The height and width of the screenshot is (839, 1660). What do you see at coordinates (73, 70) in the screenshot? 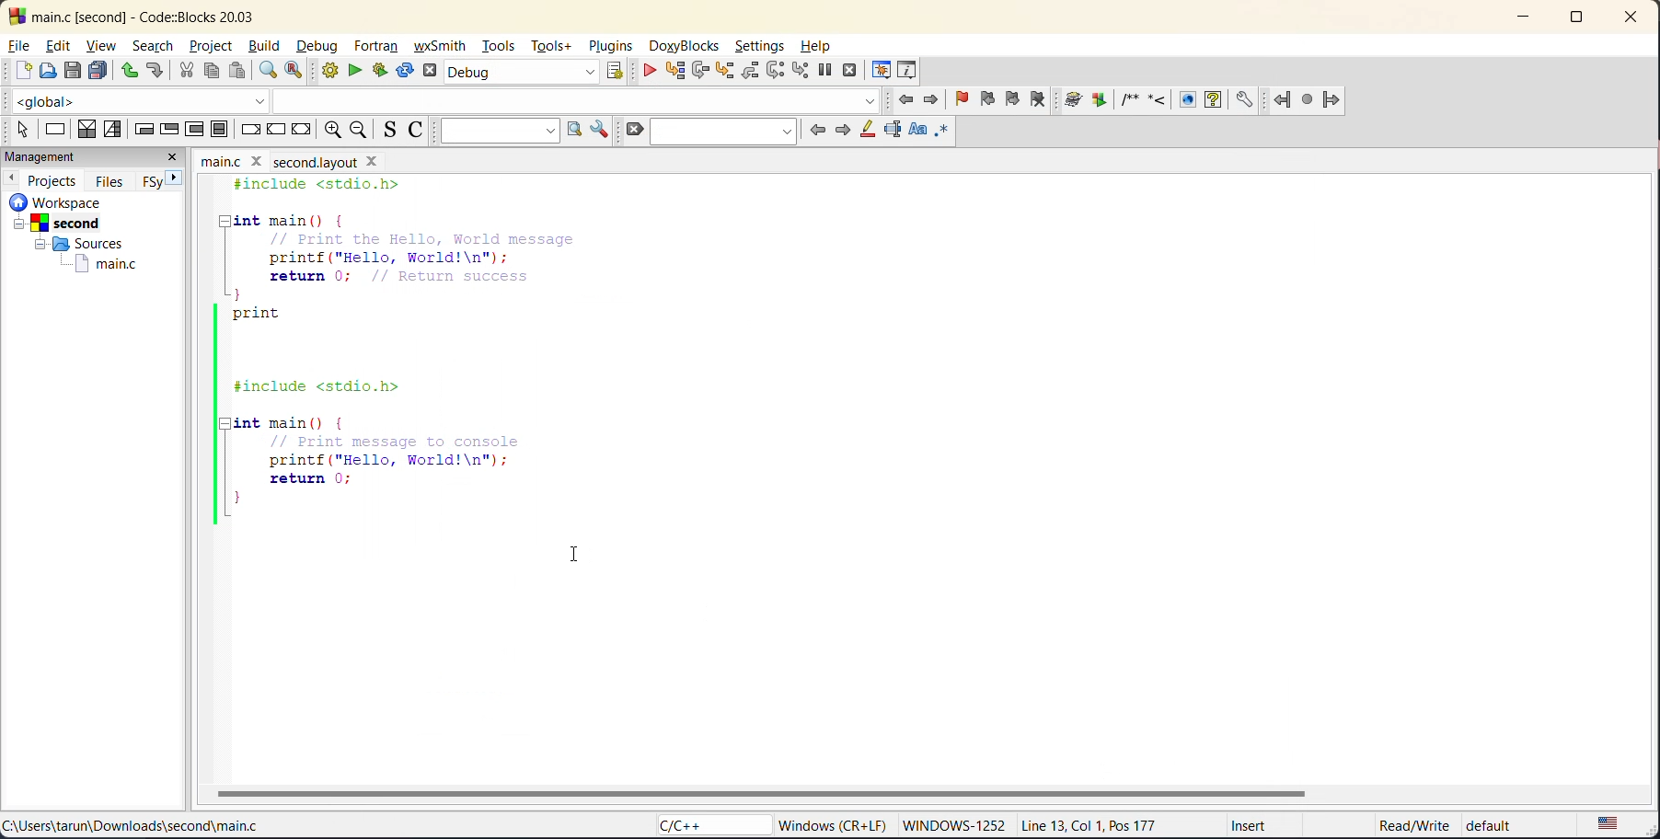
I see `save` at bounding box center [73, 70].